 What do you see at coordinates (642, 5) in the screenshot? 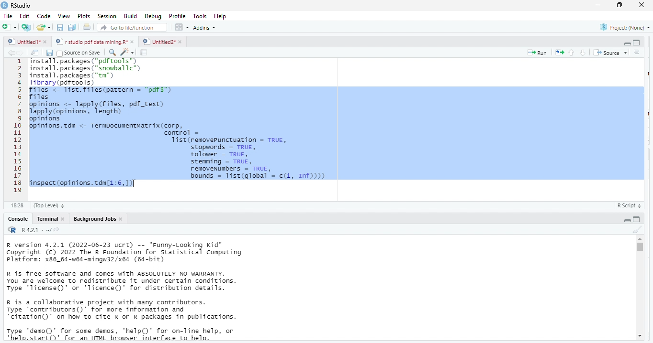
I see `close` at bounding box center [642, 5].